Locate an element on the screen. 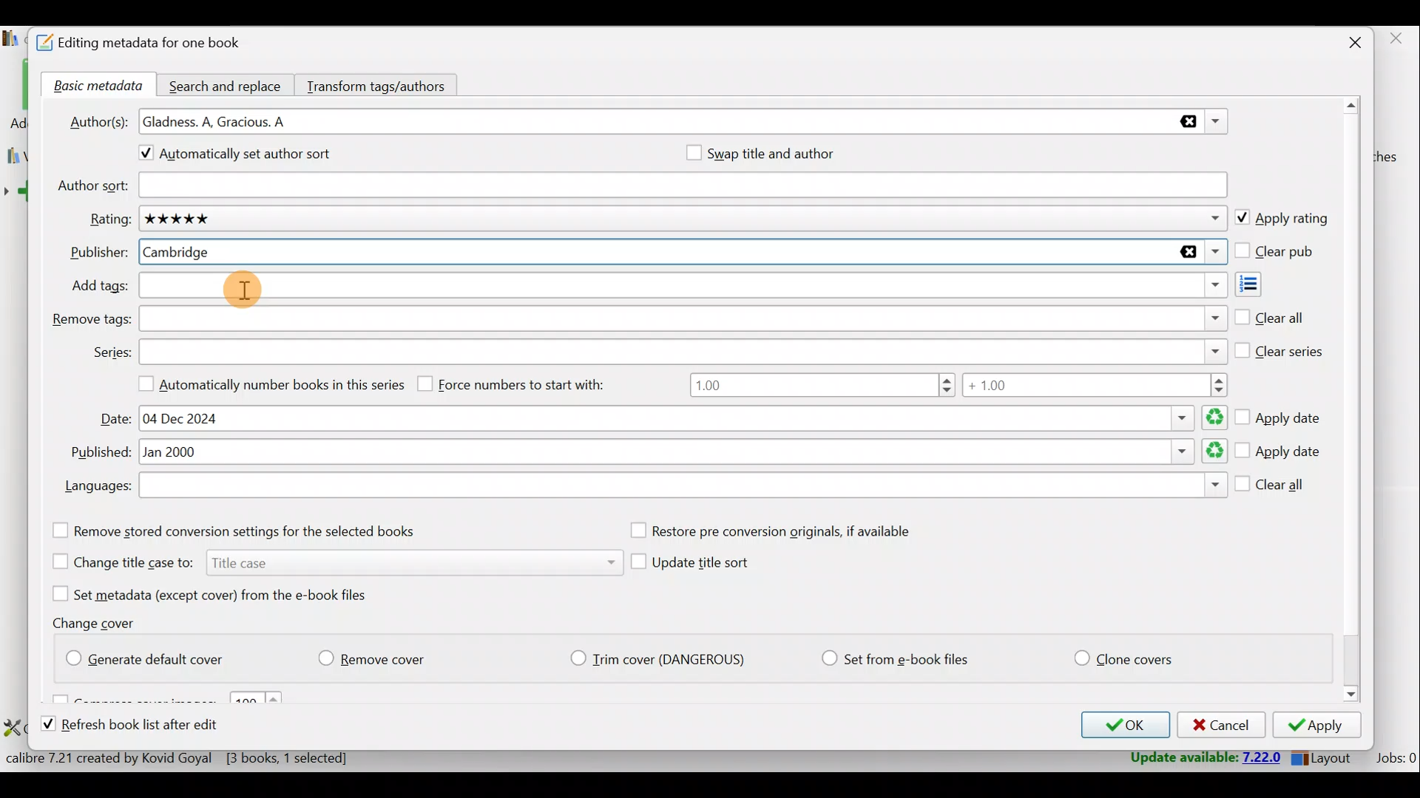 The width and height of the screenshot is (1420, 798). Set from e-book files is located at coordinates (894, 659).